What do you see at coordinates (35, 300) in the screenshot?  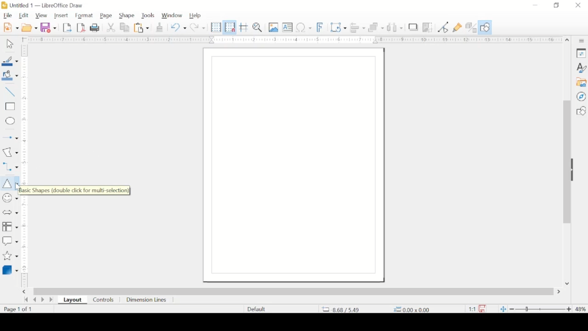 I see `previous page` at bounding box center [35, 300].